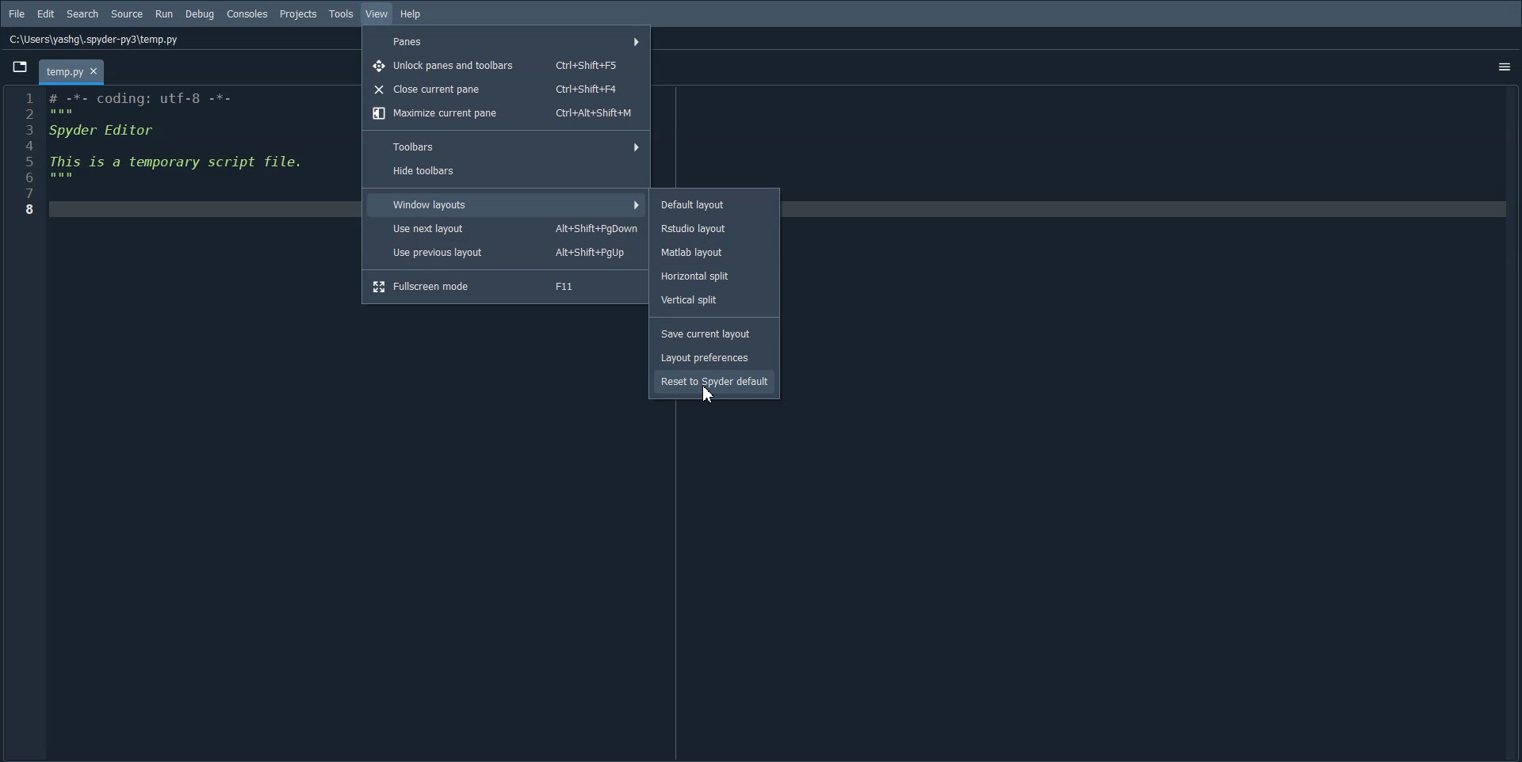  I want to click on Console, so click(247, 14).